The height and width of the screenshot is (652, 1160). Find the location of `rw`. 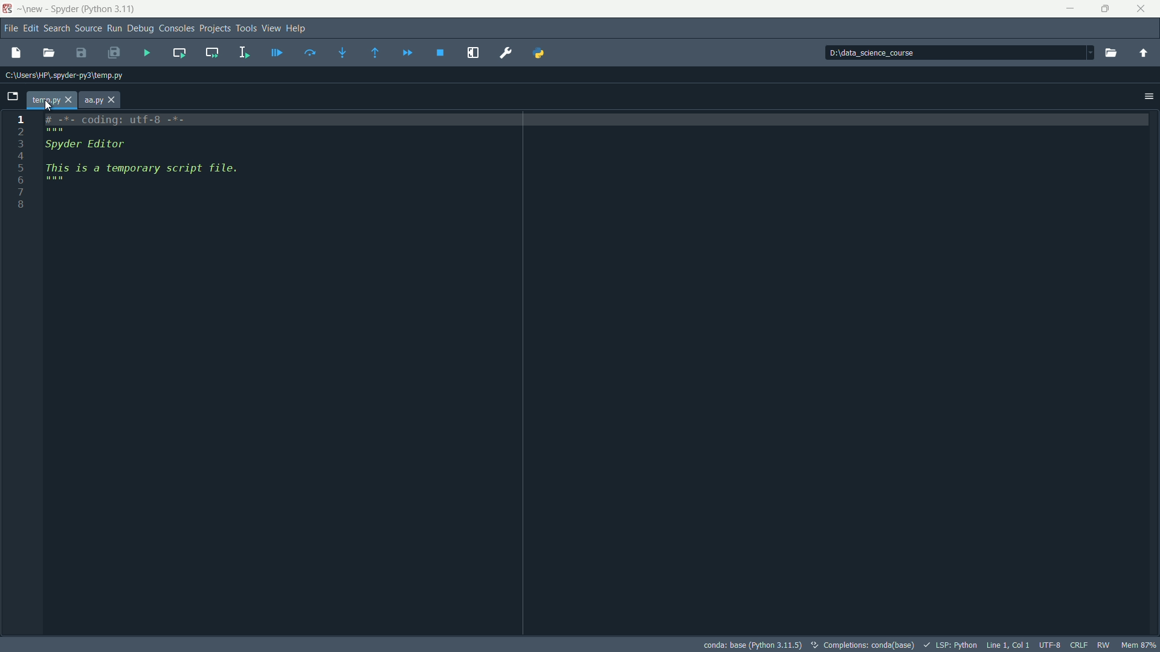

rw is located at coordinates (1104, 644).